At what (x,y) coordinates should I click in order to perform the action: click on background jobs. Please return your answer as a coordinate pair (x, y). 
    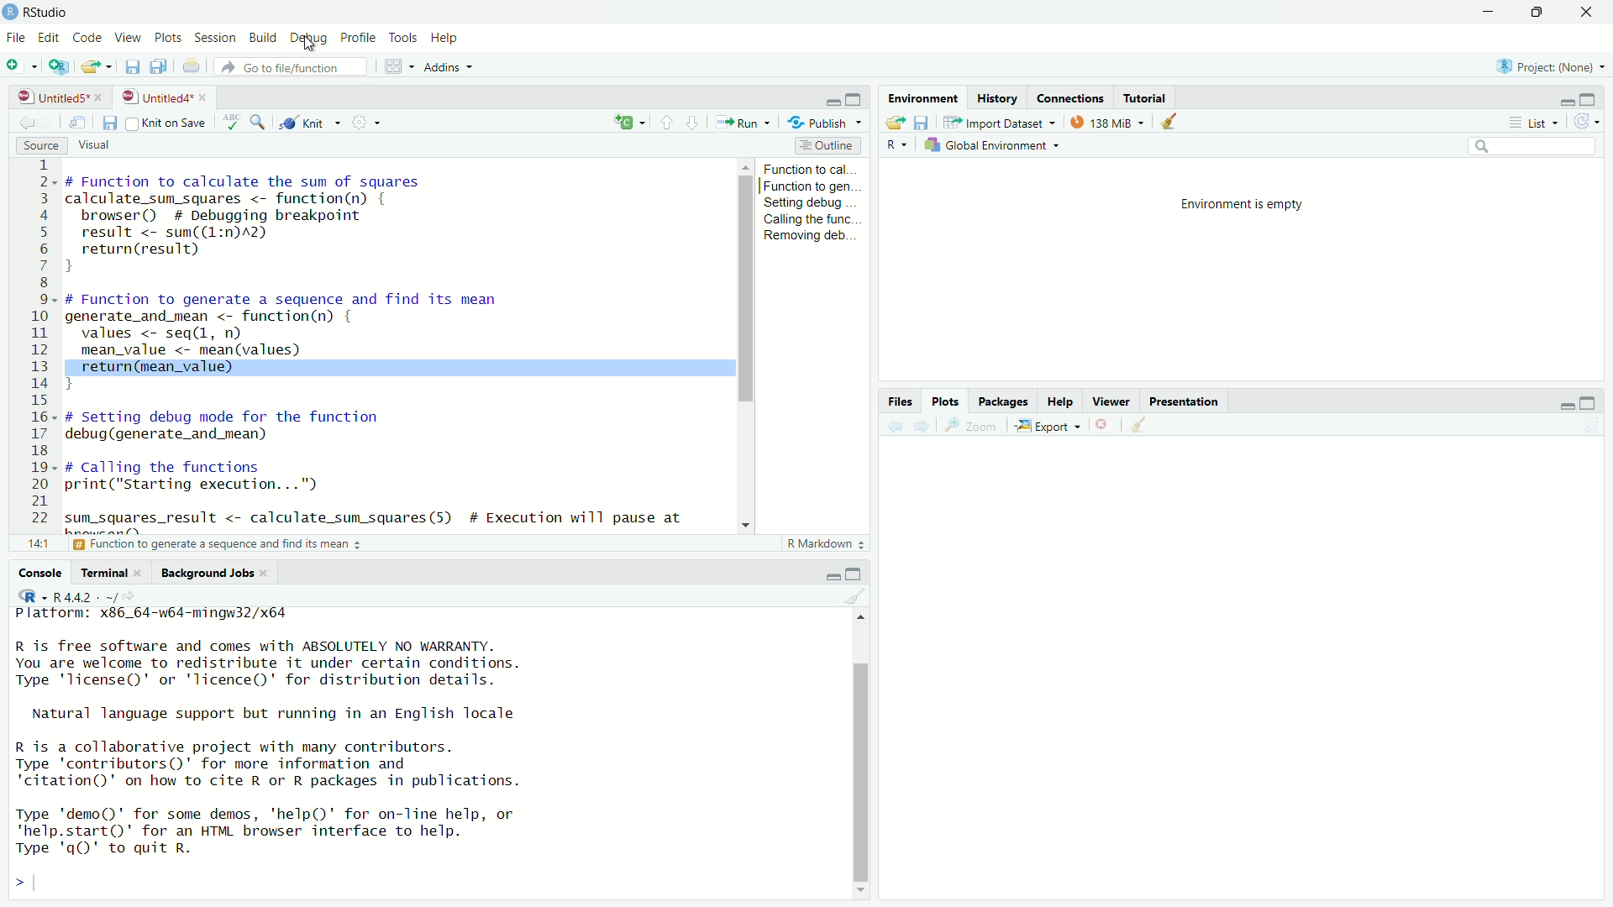
    Looking at the image, I should click on (207, 572).